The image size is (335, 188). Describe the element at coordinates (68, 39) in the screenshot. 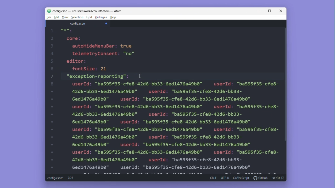

I see `2 core:` at that location.